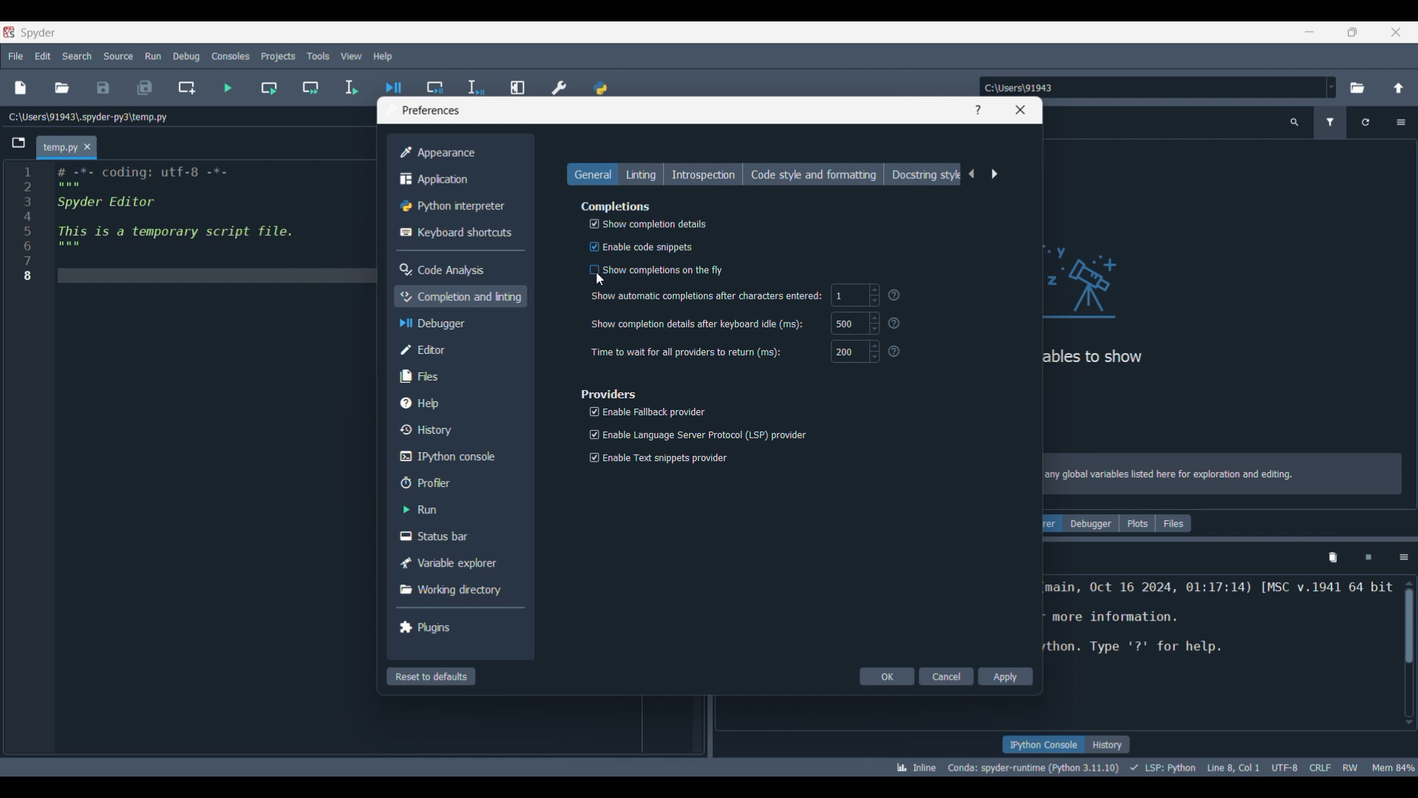 Image resolution: width=1418 pixels, height=798 pixels. I want to click on Enable Fallback provider, so click(647, 411).